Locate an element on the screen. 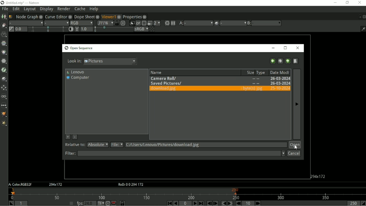  Close is located at coordinates (297, 48).